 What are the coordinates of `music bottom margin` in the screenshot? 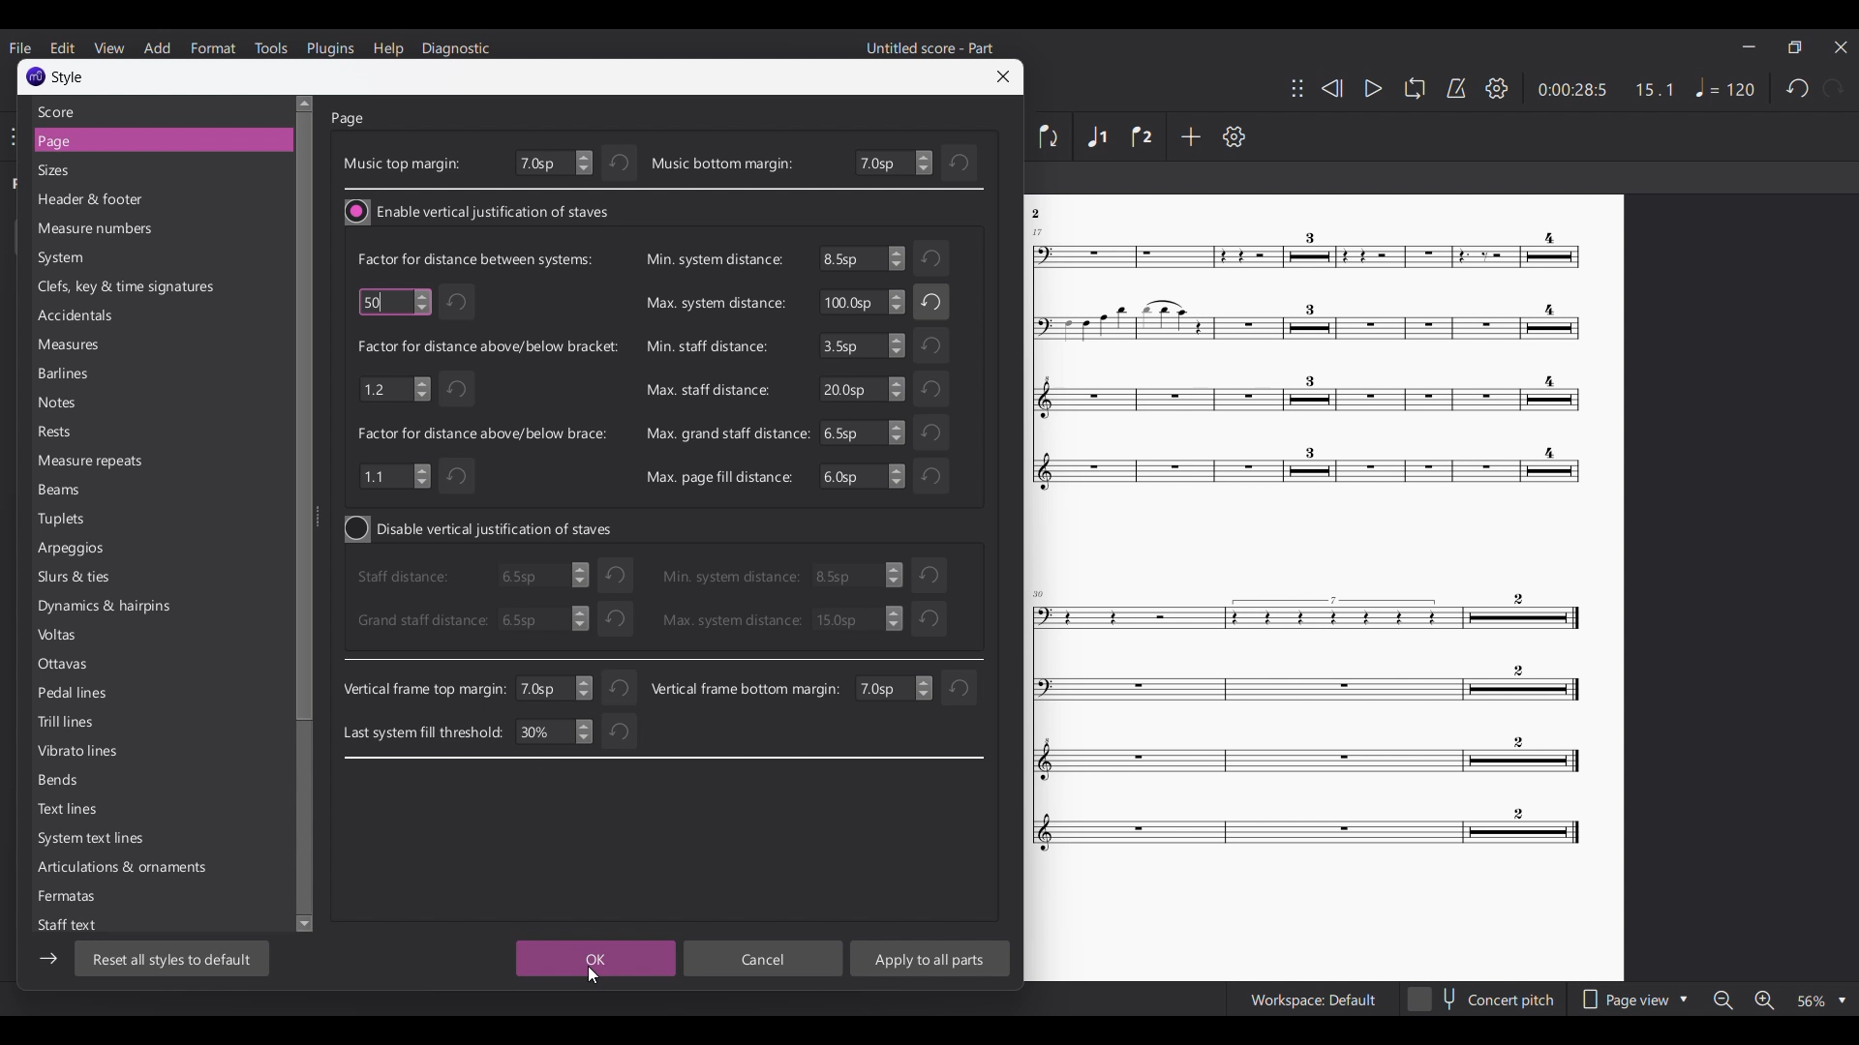 It's located at (722, 164).